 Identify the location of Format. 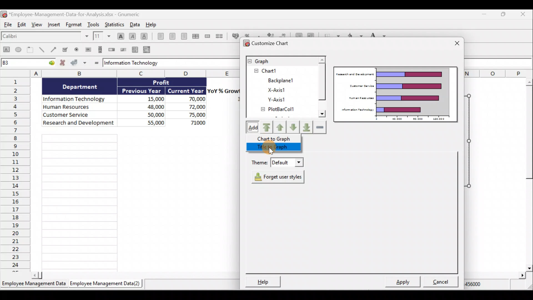
(75, 24).